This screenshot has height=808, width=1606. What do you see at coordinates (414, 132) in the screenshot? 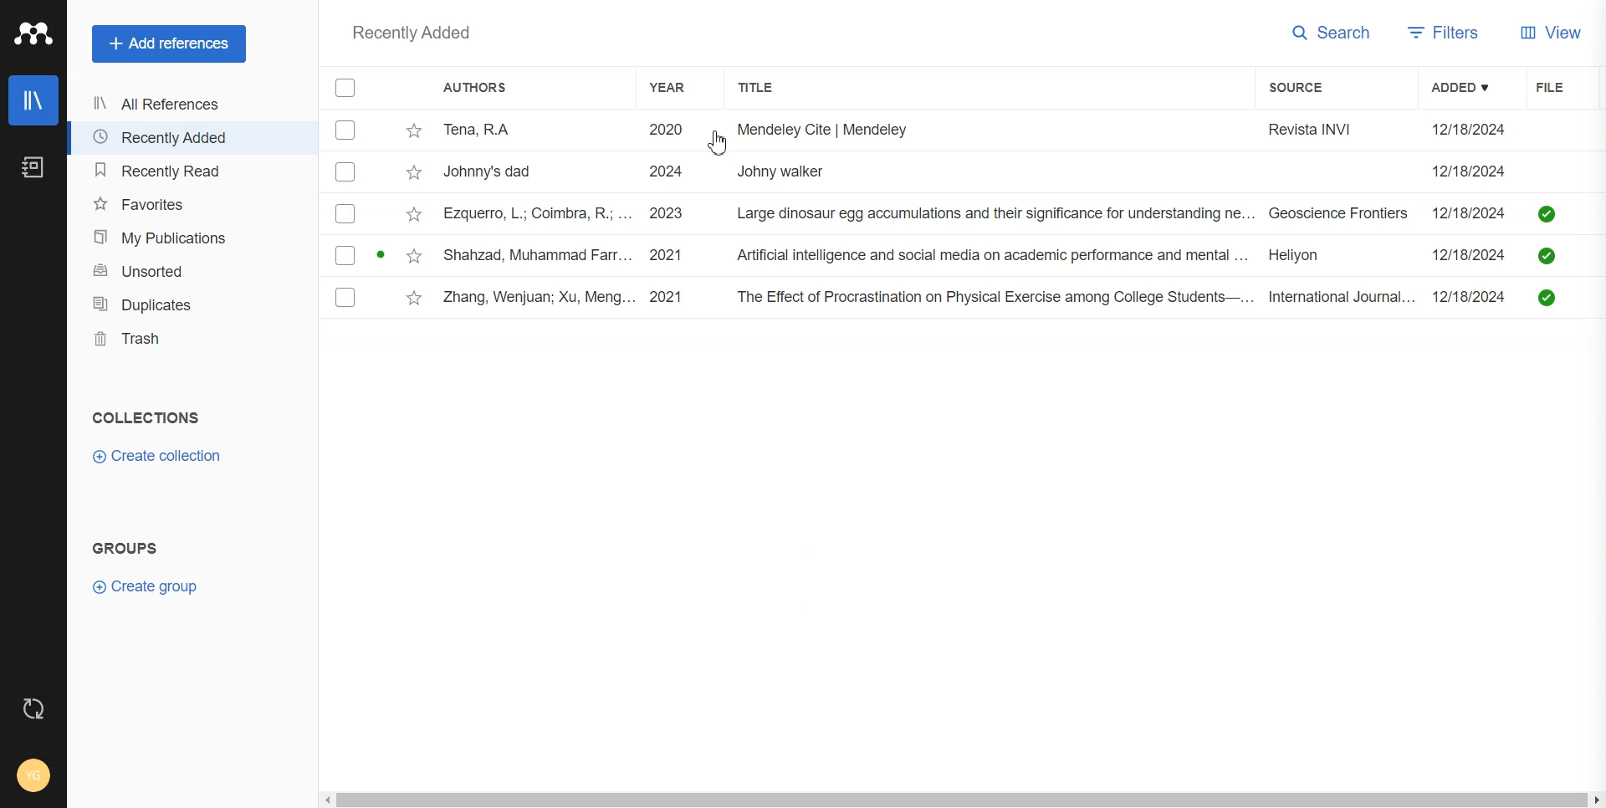
I see `Star` at bounding box center [414, 132].